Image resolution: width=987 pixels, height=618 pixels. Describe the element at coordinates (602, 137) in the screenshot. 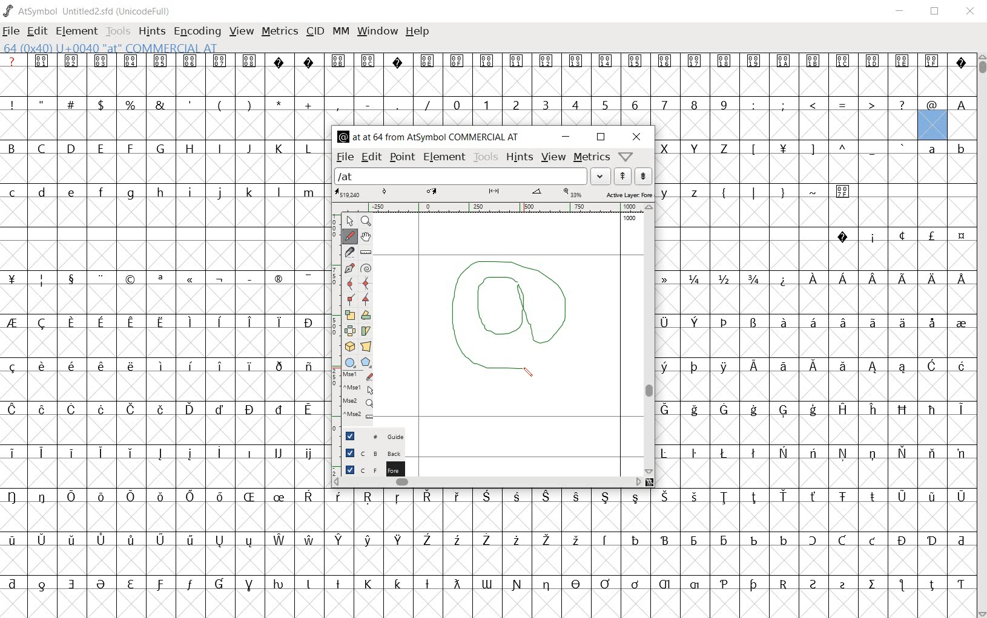

I see `restore down` at that location.